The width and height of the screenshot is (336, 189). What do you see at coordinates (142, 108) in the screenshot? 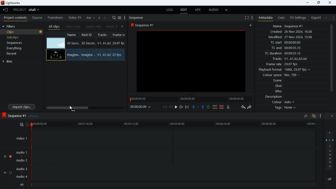
I see `time` at bounding box center [142, 108].